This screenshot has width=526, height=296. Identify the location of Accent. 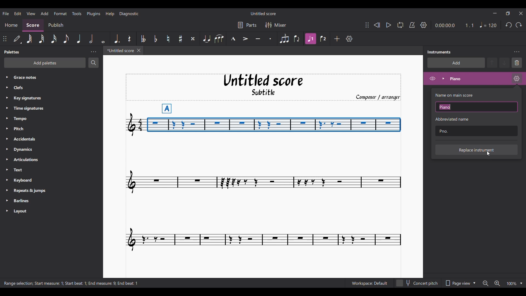
(245, 39).